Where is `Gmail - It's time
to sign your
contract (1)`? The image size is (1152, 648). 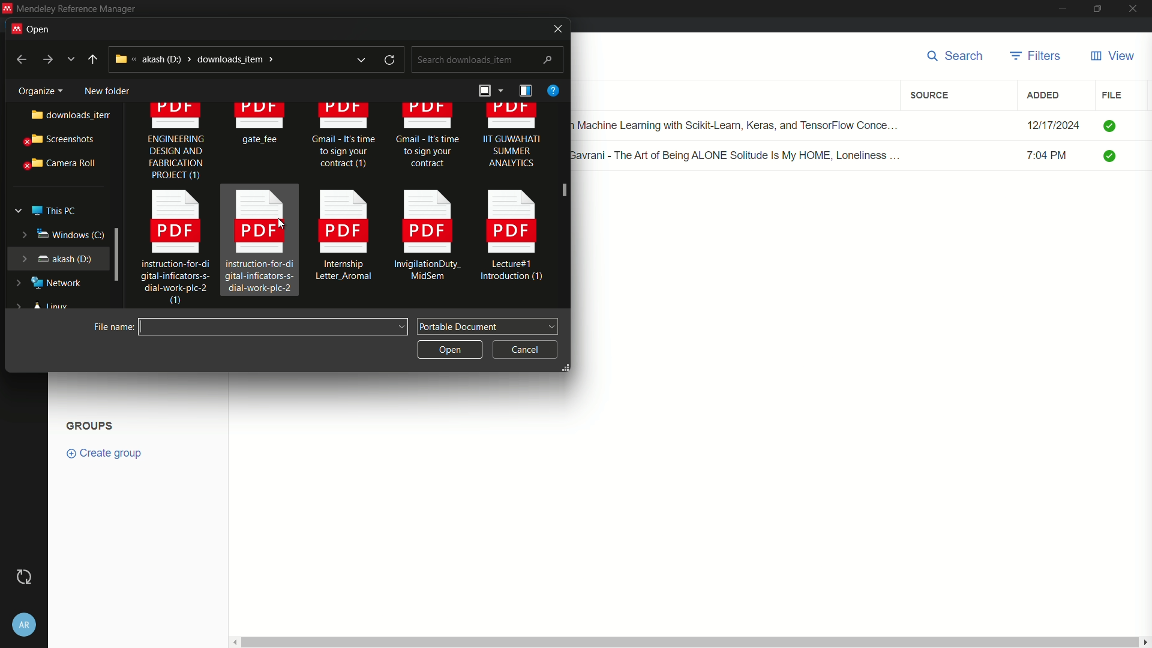 Gmail - It's time
to sign your
contract (1) is located at coordinates (343, 141).